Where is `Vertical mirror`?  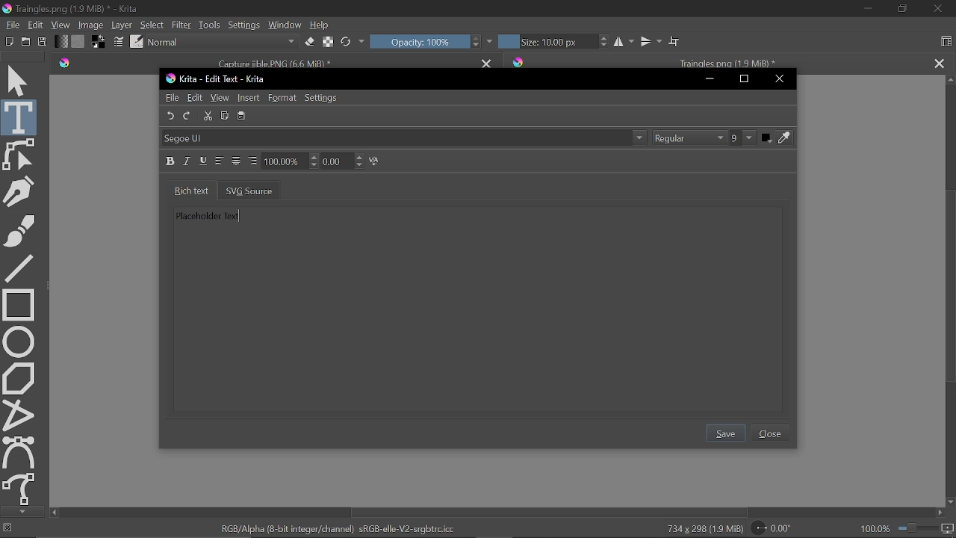 Vertical mirror is located at coordinates (650, 41).